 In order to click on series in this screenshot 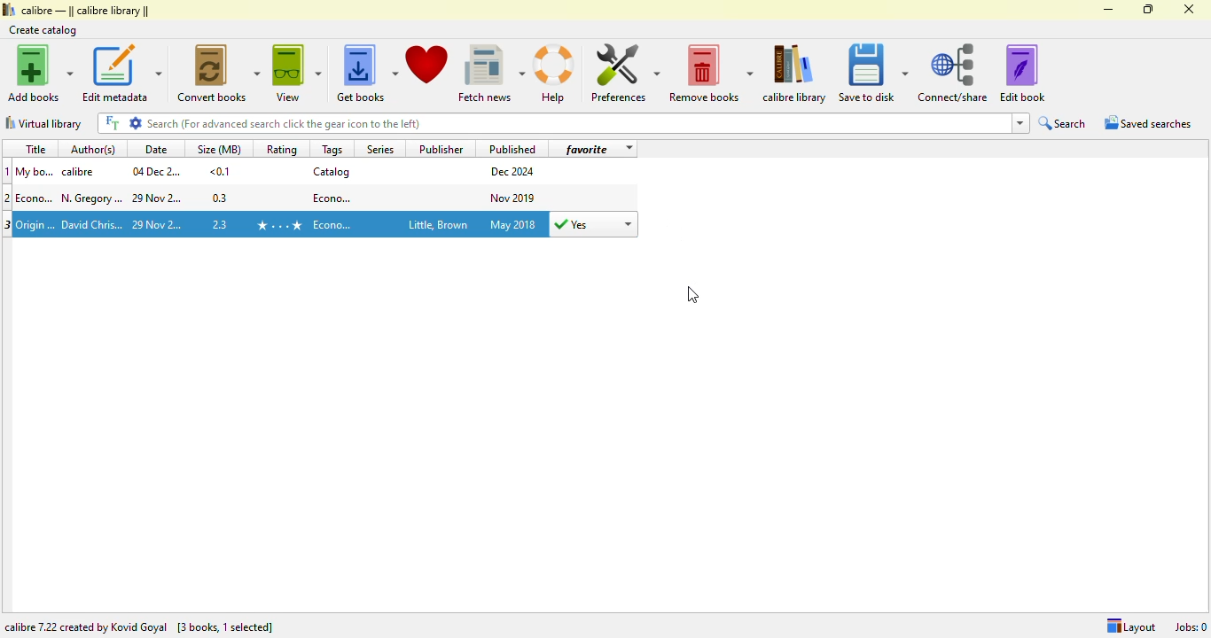, I will do `click(379, 148)`.